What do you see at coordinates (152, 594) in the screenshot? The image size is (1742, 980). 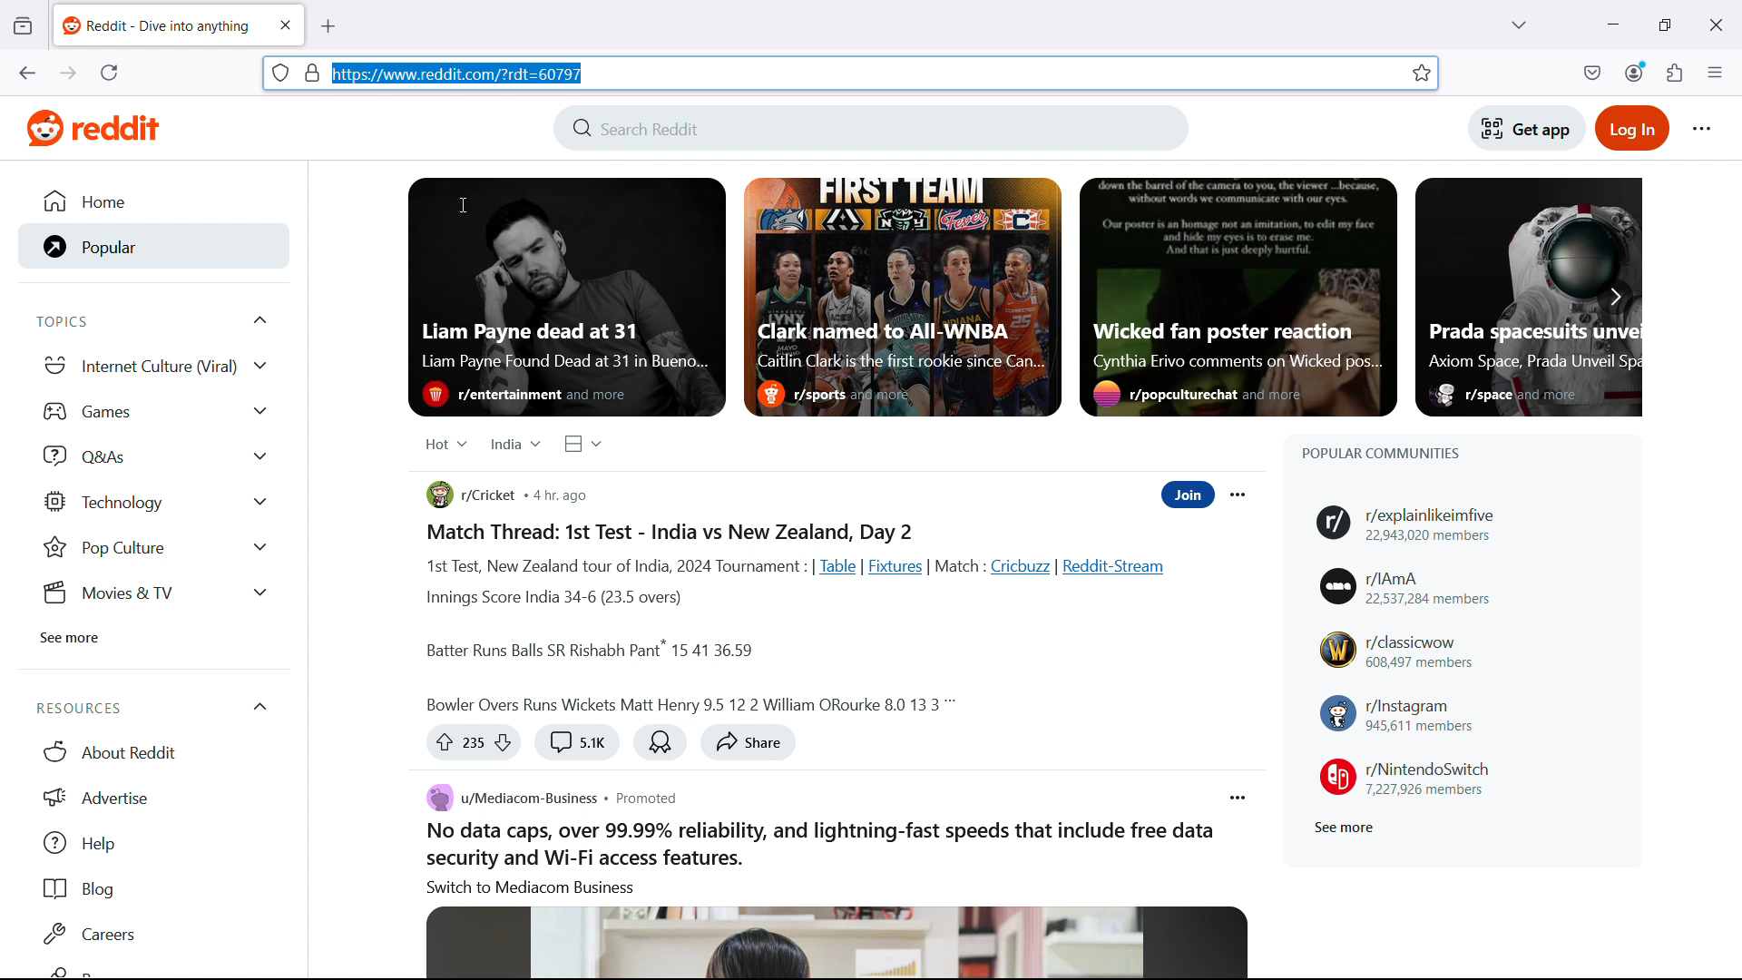 I see `Movies  & tv` at bounding box center [152, 594].